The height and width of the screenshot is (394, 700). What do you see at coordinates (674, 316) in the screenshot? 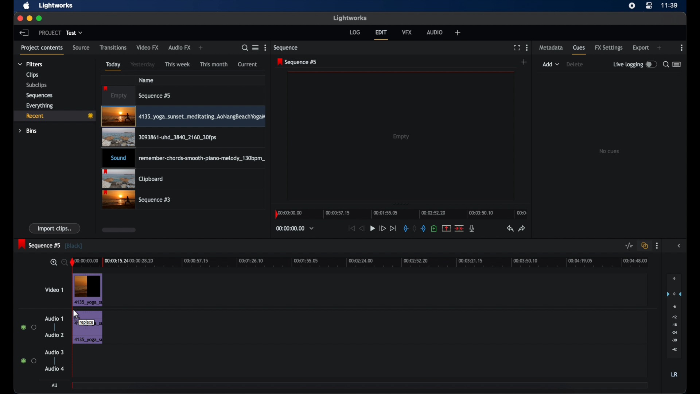
I see `set audio output levels` at bounding box center [674, 316].